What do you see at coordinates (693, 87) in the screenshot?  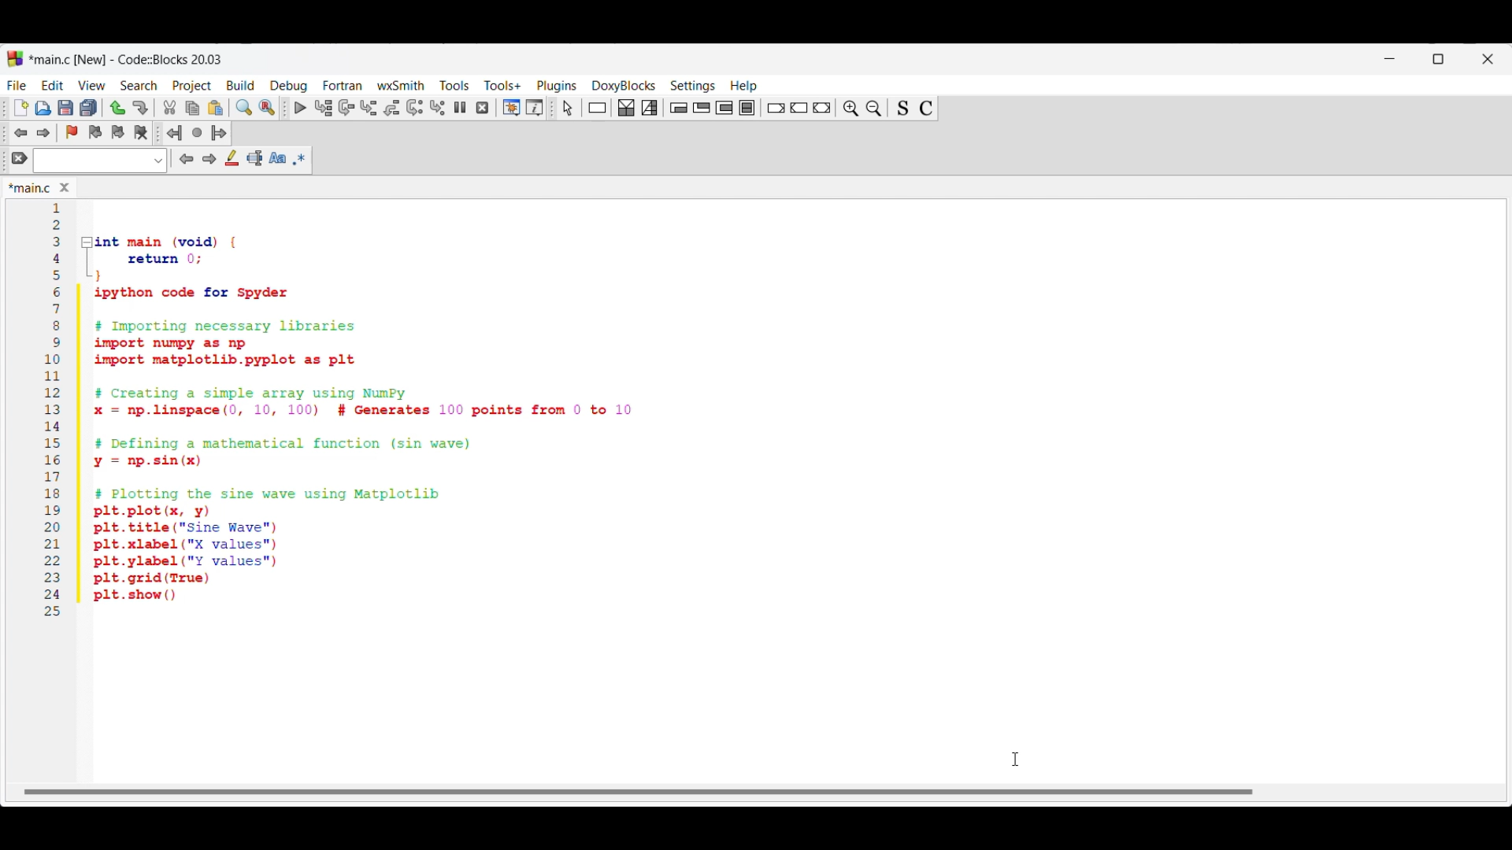 I see `Settings menu` at bounding box center [693, 87].